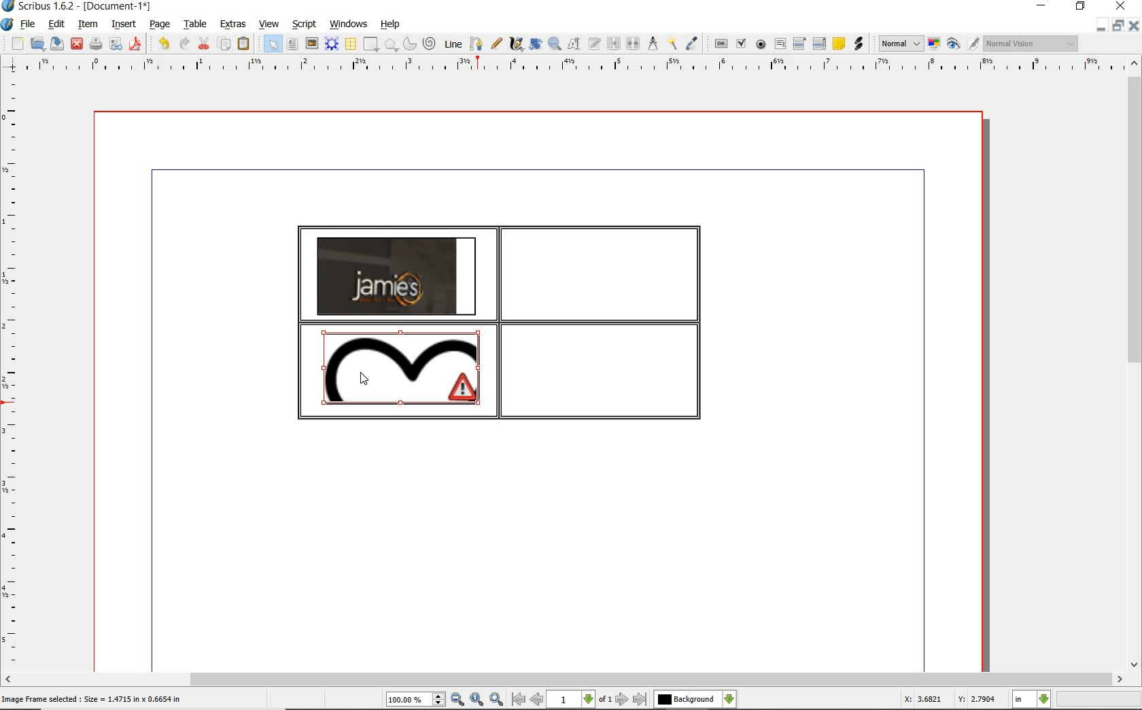 This screenshot has width=1142, height=710. I want to click on edit in preview mode, so click(973, 44).